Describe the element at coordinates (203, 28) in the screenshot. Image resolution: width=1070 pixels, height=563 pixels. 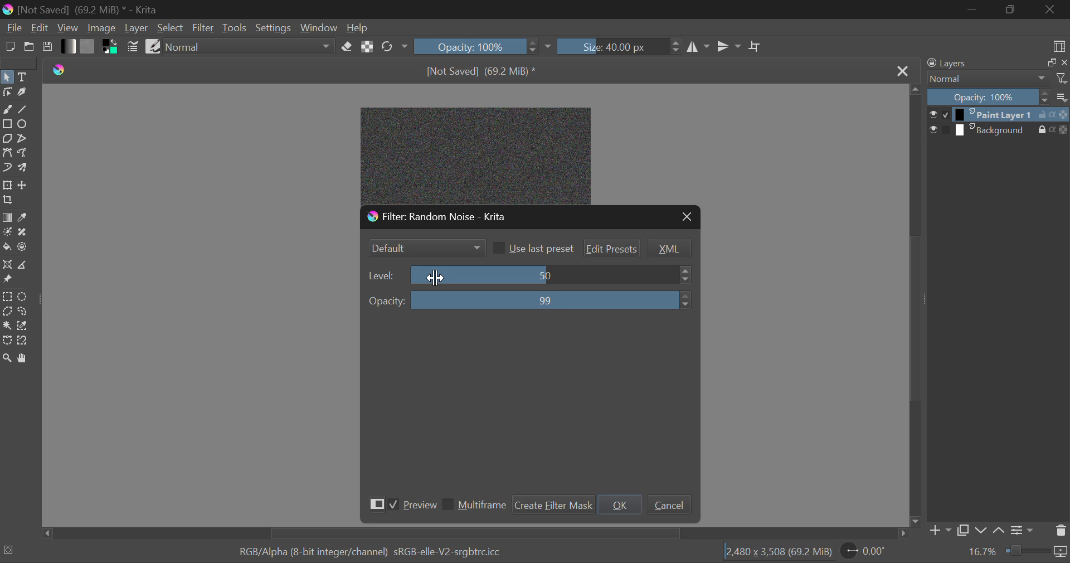
I see `Filter` at that location.